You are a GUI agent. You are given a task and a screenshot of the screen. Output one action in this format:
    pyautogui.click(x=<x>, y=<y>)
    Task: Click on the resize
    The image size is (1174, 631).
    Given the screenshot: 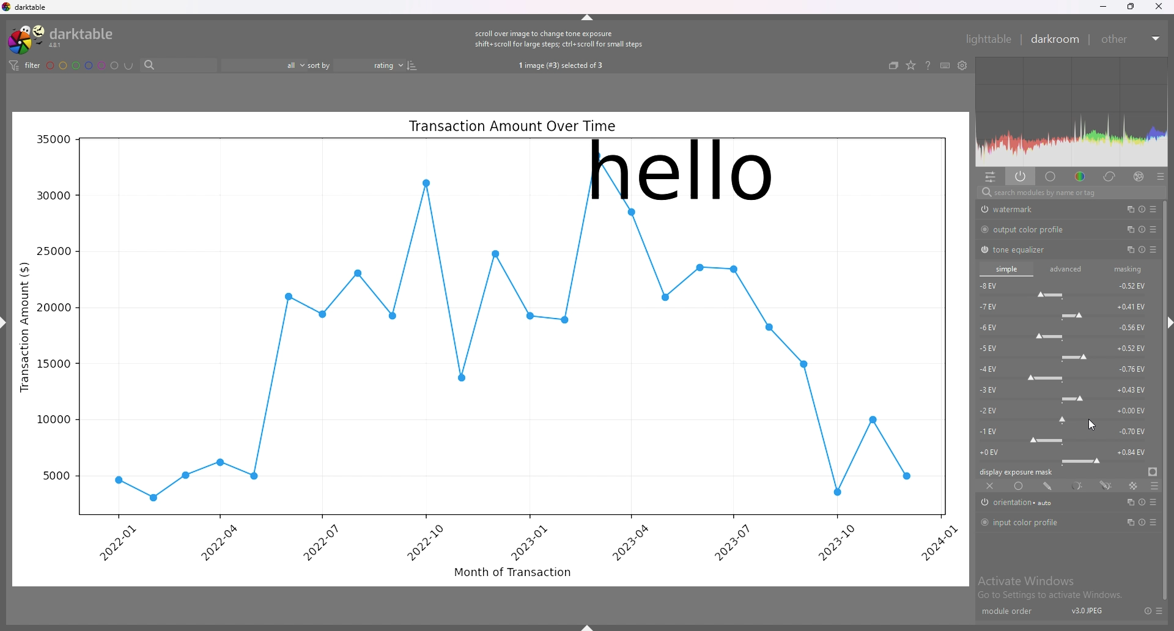 What is the action you would take?
    pyautogui.click(x=1129, y=7)
    